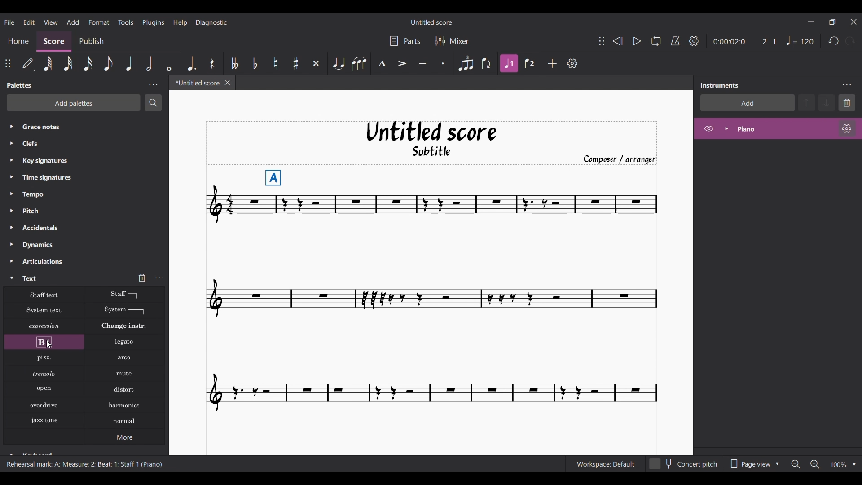 The image size is (862, 485). What do you see at coordinates (466, 63) in the screenshot?
I see `Tuplet` at bounding box center [466, 63].